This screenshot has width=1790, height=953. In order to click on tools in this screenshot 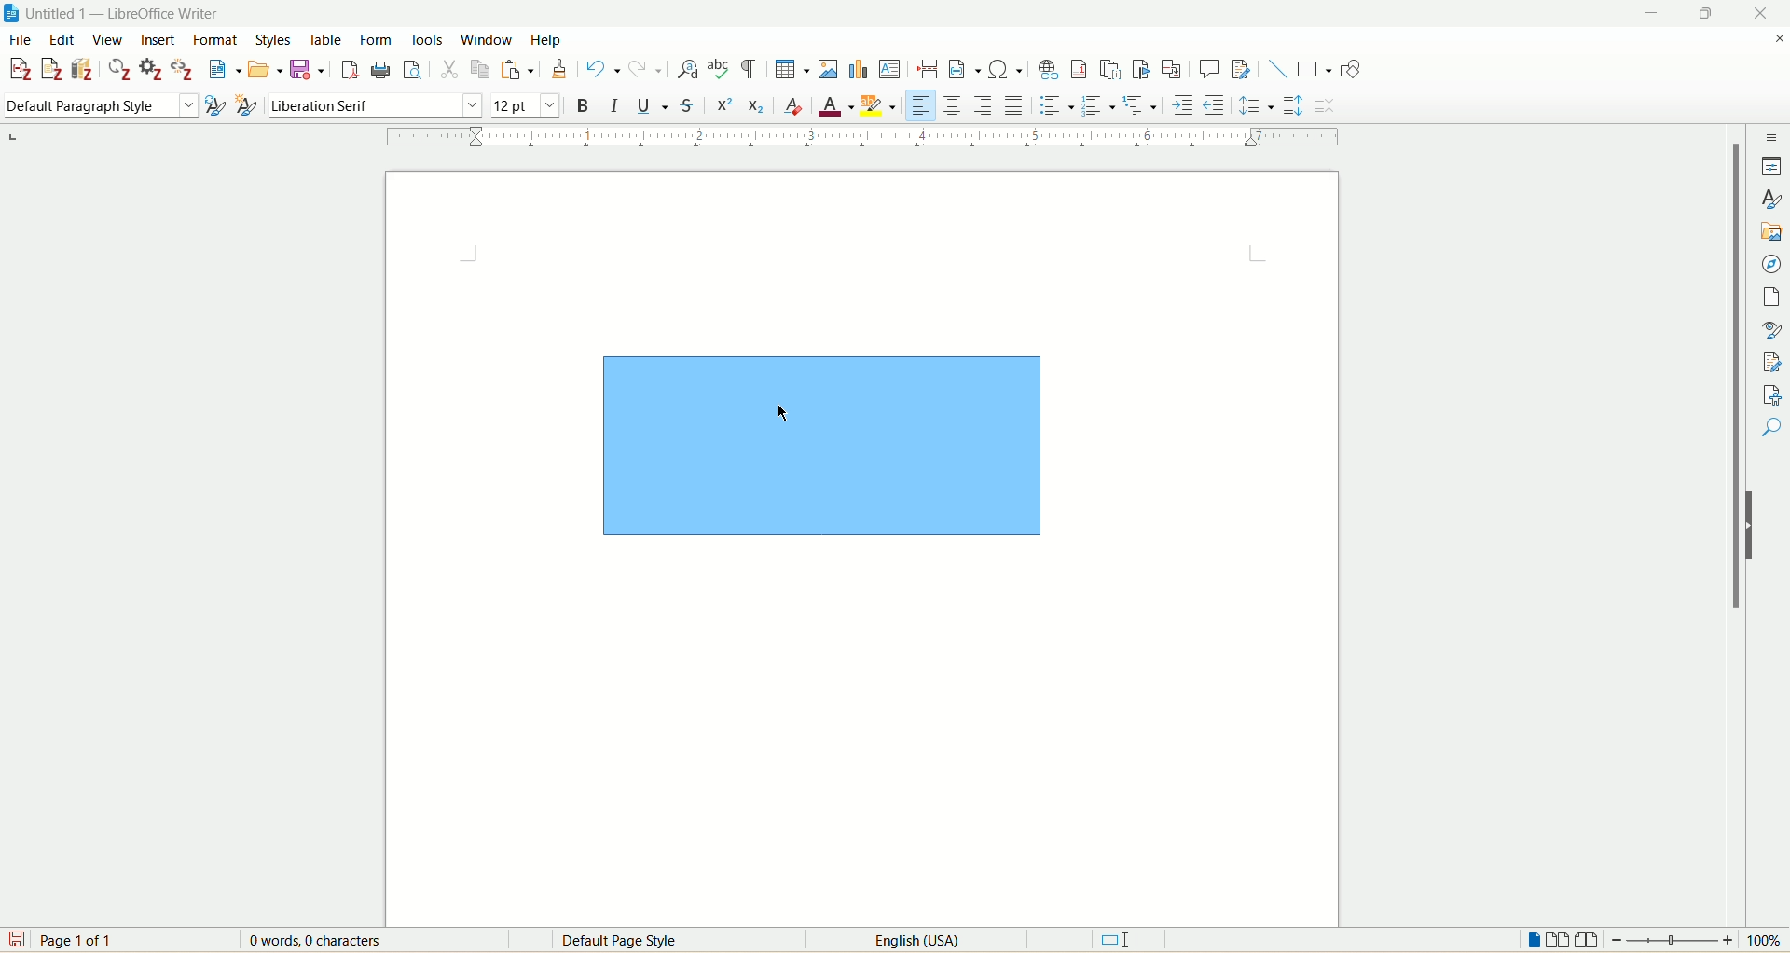, I will do `click(429, 38)`.